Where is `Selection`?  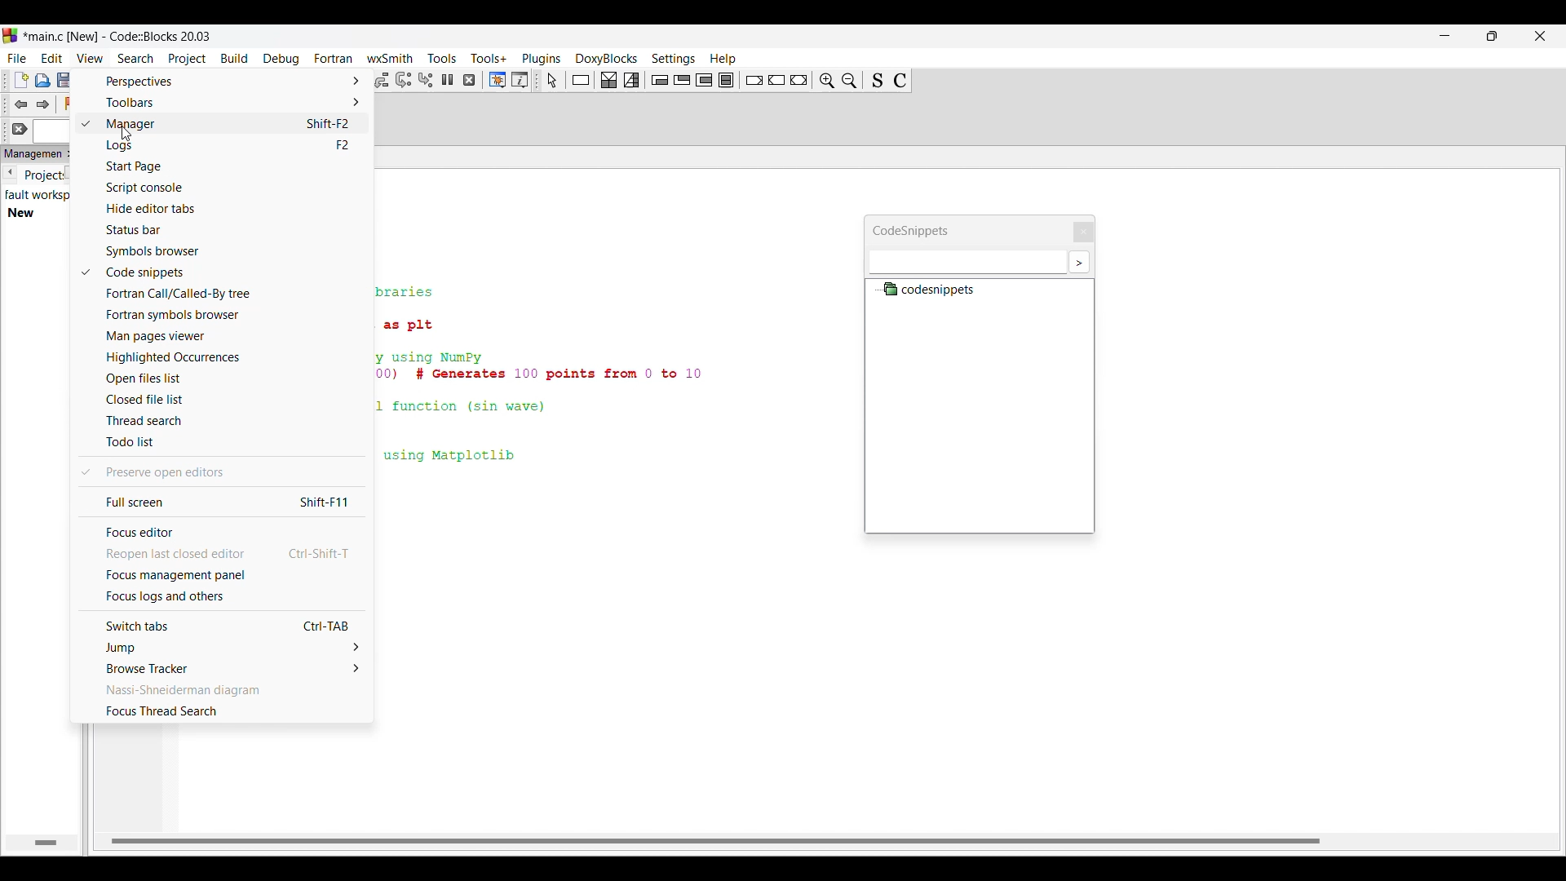 Selection is located at coordinates (631, 80).